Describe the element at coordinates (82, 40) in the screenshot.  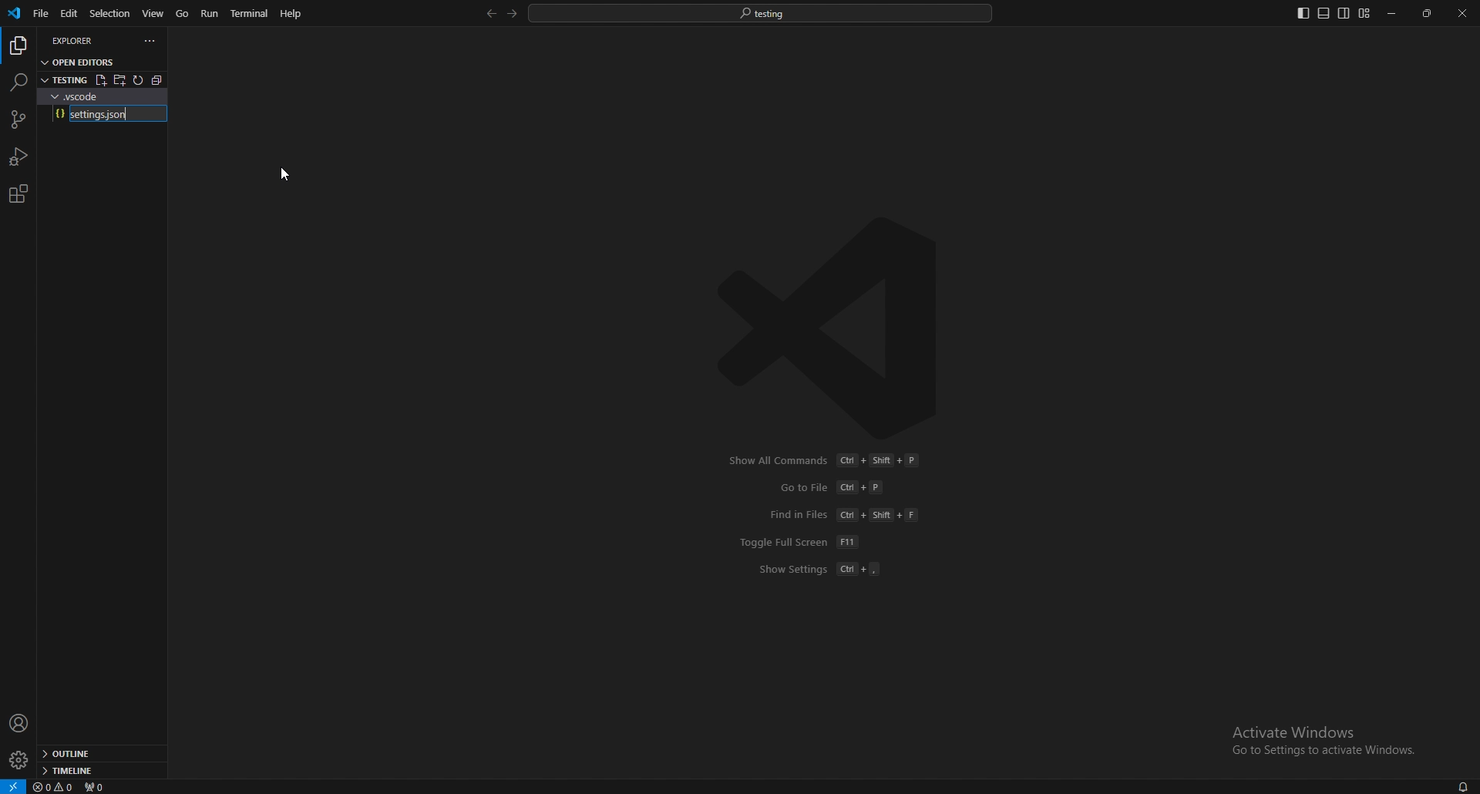
I see `explorer` at that location.